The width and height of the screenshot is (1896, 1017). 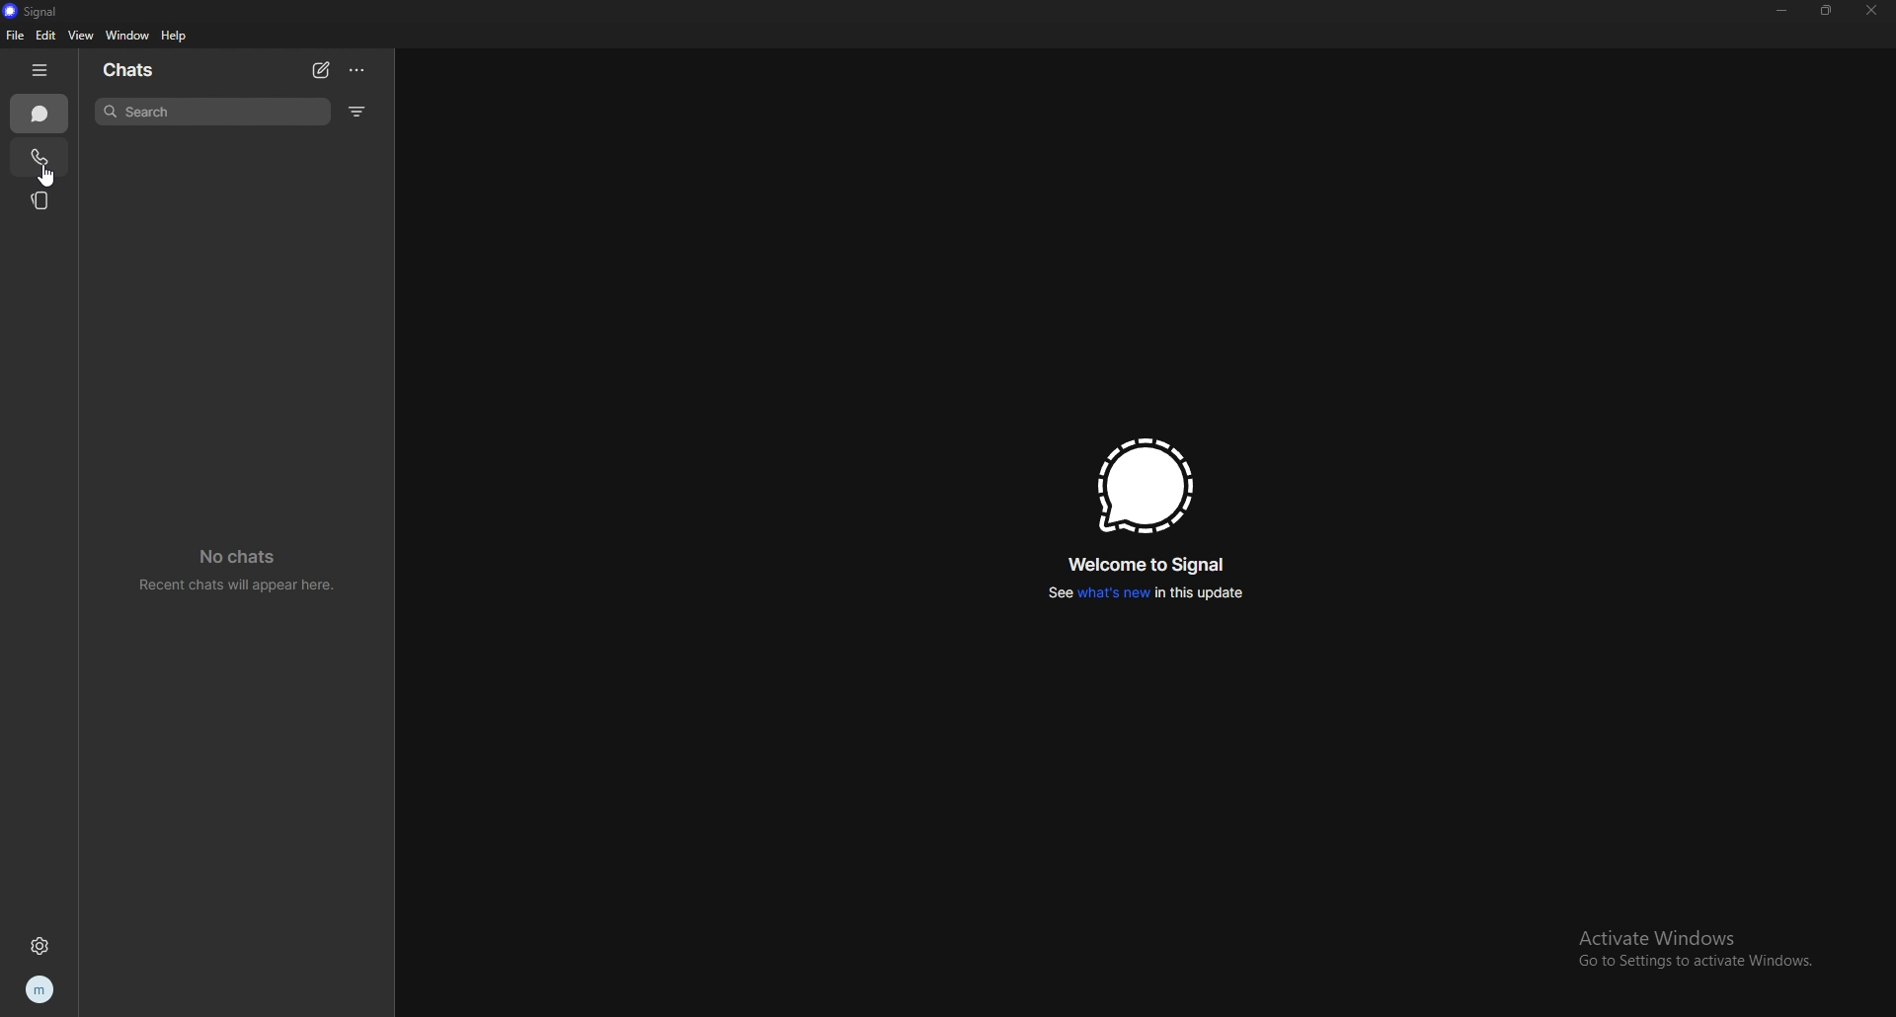 I want to click on chats, so click(x=141, y=71).